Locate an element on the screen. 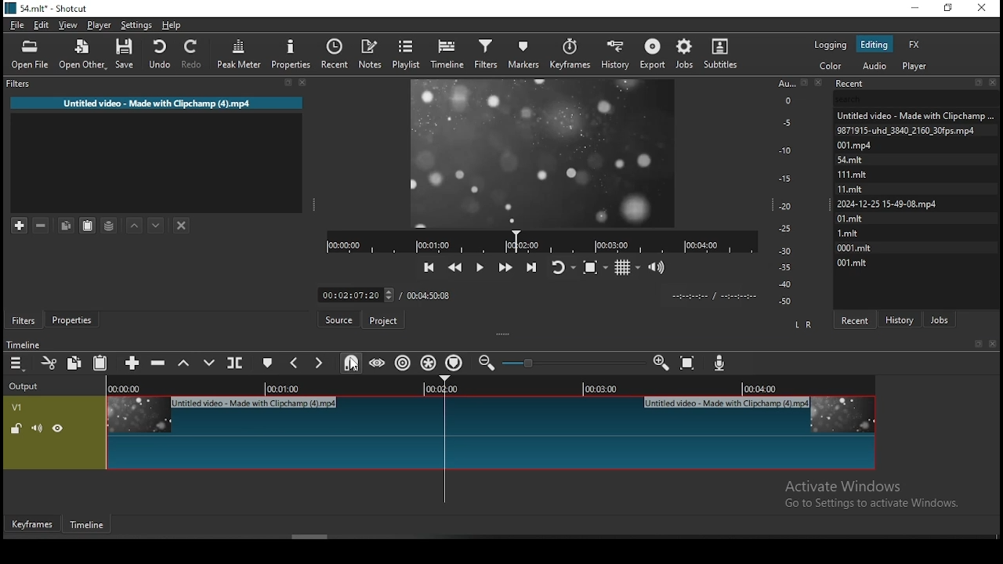  file is located at coordinates (18, 25).